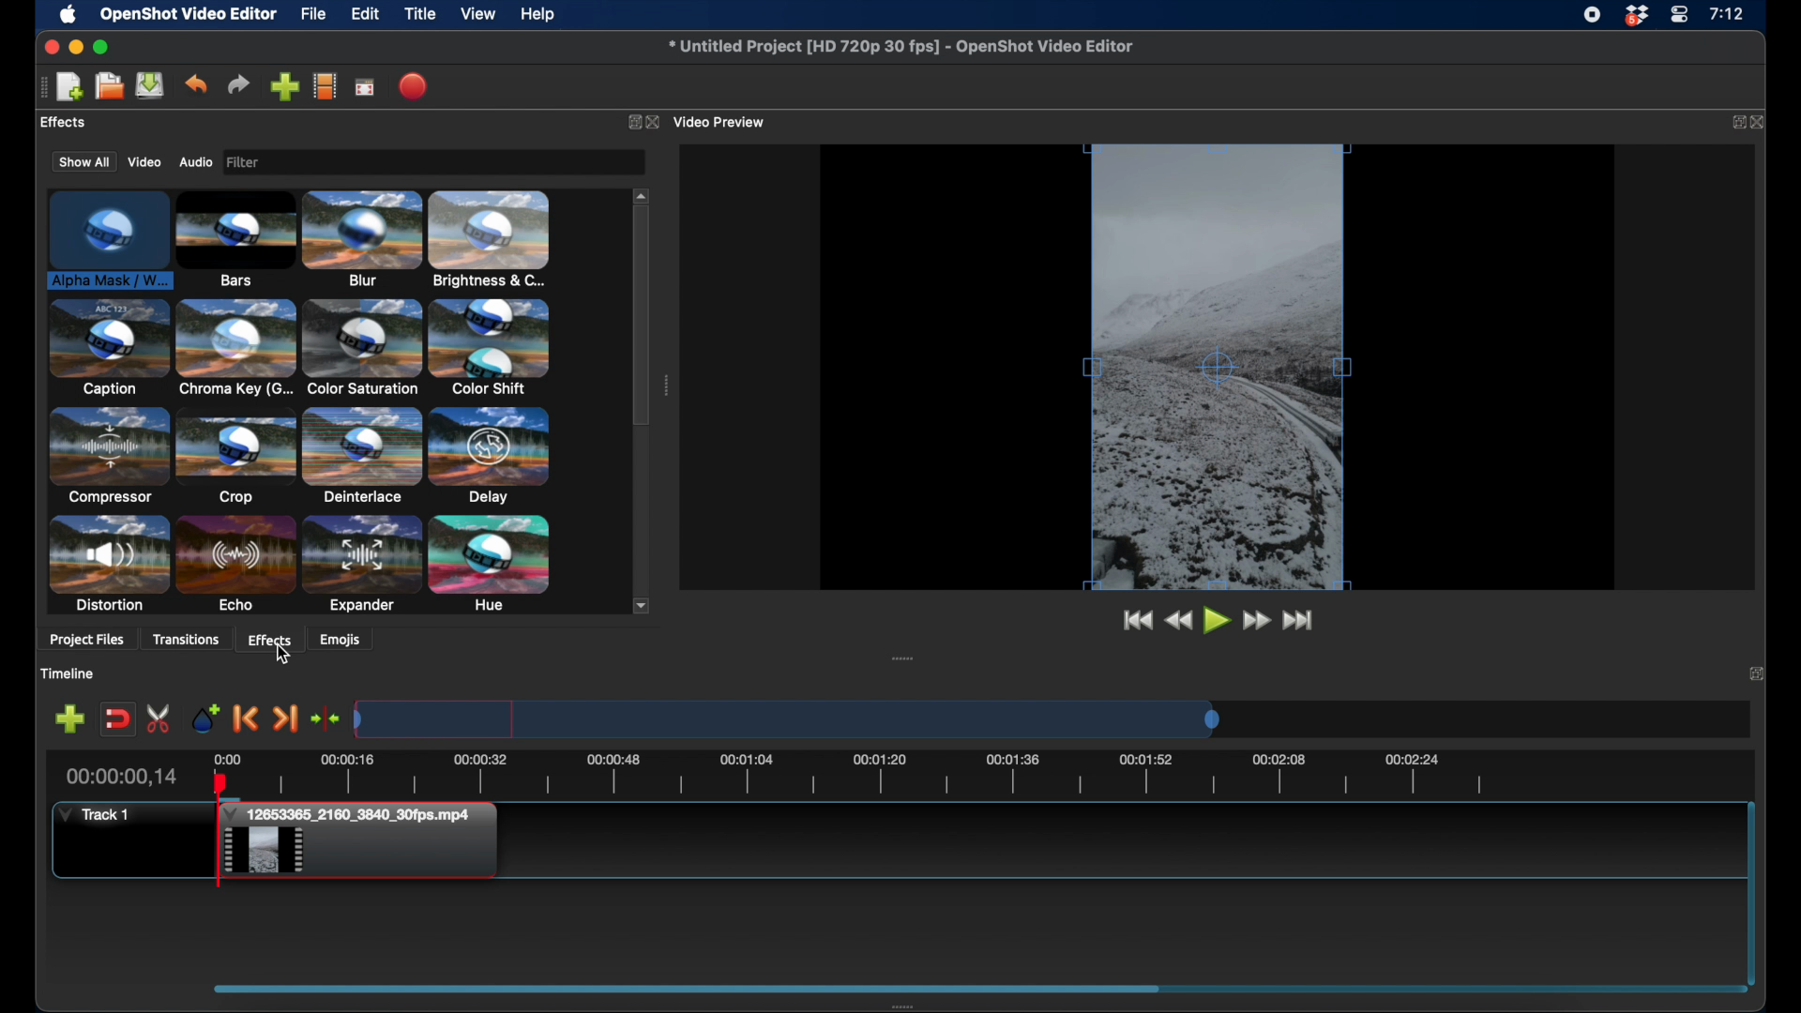  I want to click on show all, so click(83, 161).